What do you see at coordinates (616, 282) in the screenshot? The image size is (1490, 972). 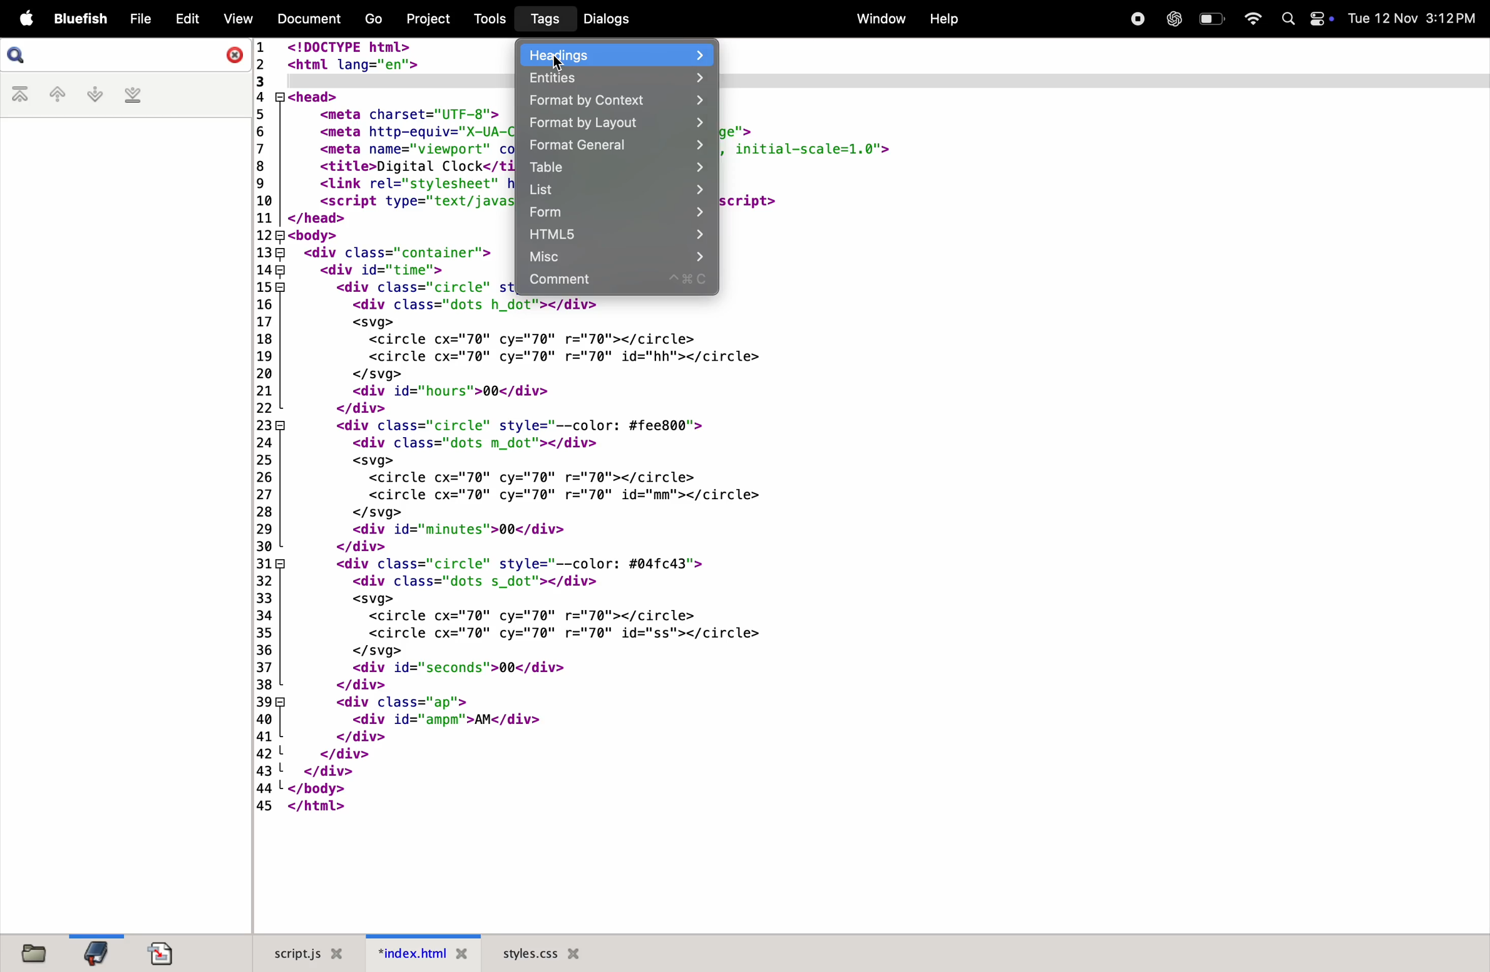 I see `comment` at bounding box center [616, 282].